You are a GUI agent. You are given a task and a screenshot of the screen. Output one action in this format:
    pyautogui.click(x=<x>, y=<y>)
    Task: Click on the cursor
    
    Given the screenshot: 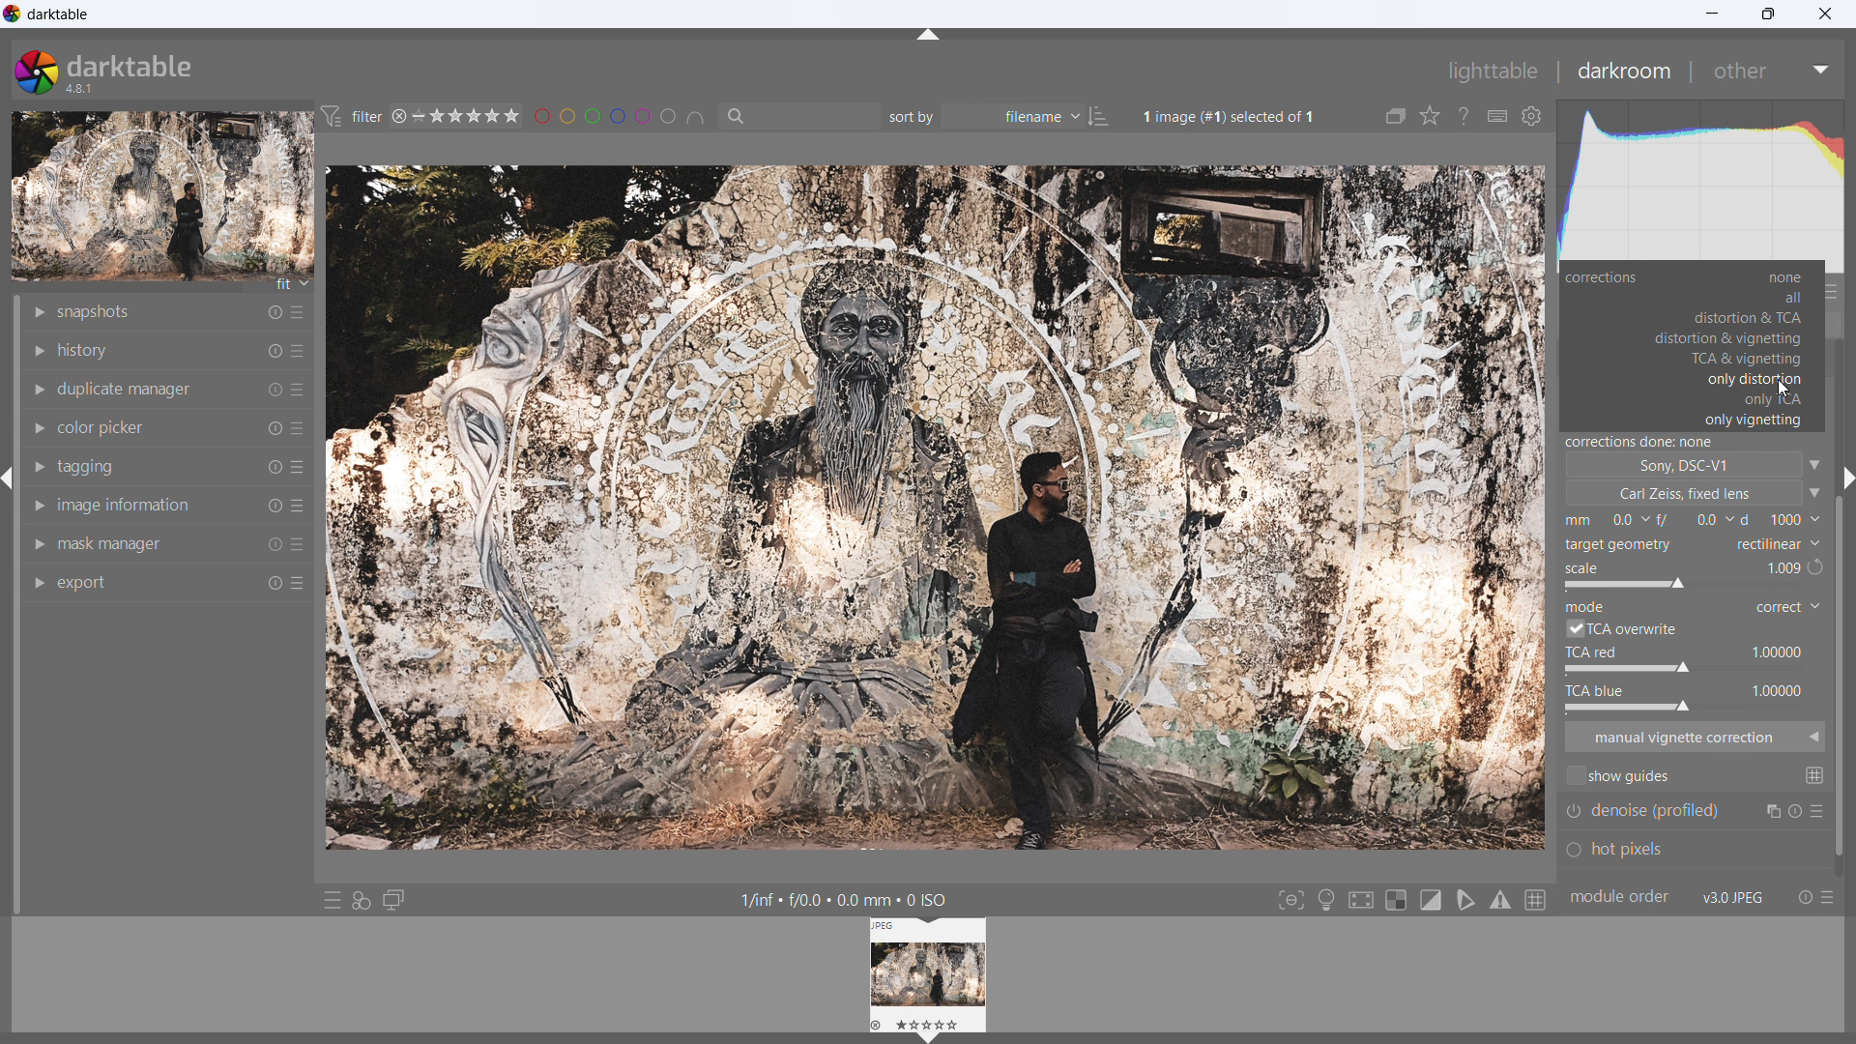 What is the action you would take?
    pyautogui.click(x=1782, y=384)
    